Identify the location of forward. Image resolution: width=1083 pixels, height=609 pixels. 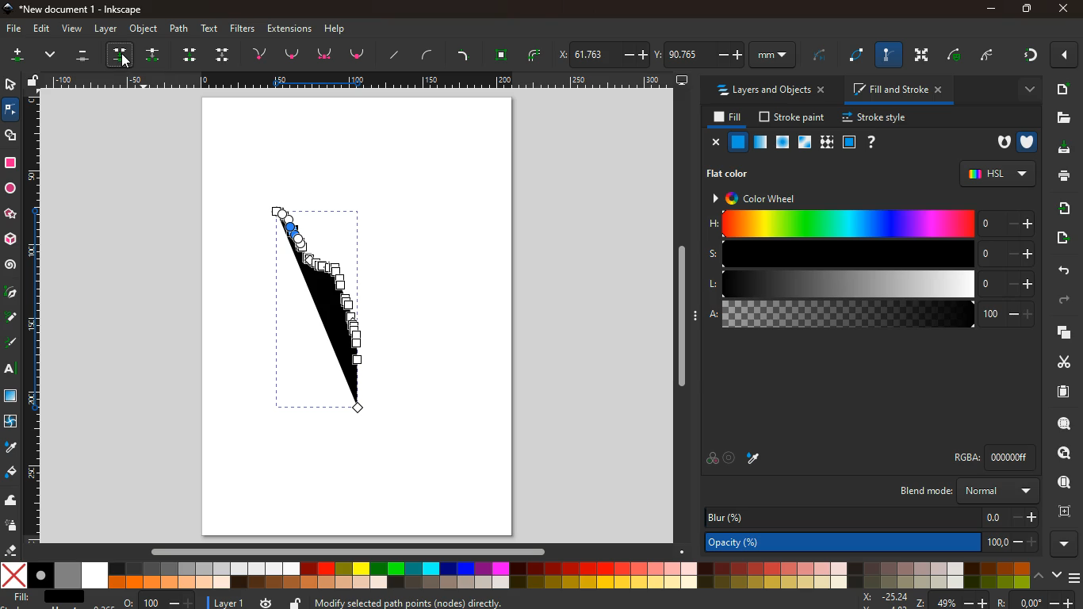
(1065, 302).